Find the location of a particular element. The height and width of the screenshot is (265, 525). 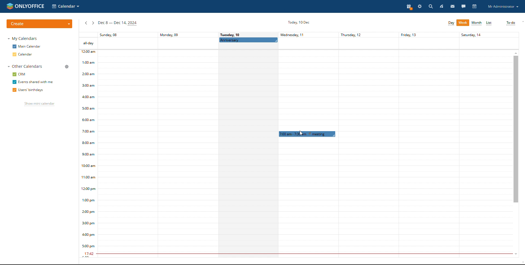

month view is located at coordinates (477, 23).